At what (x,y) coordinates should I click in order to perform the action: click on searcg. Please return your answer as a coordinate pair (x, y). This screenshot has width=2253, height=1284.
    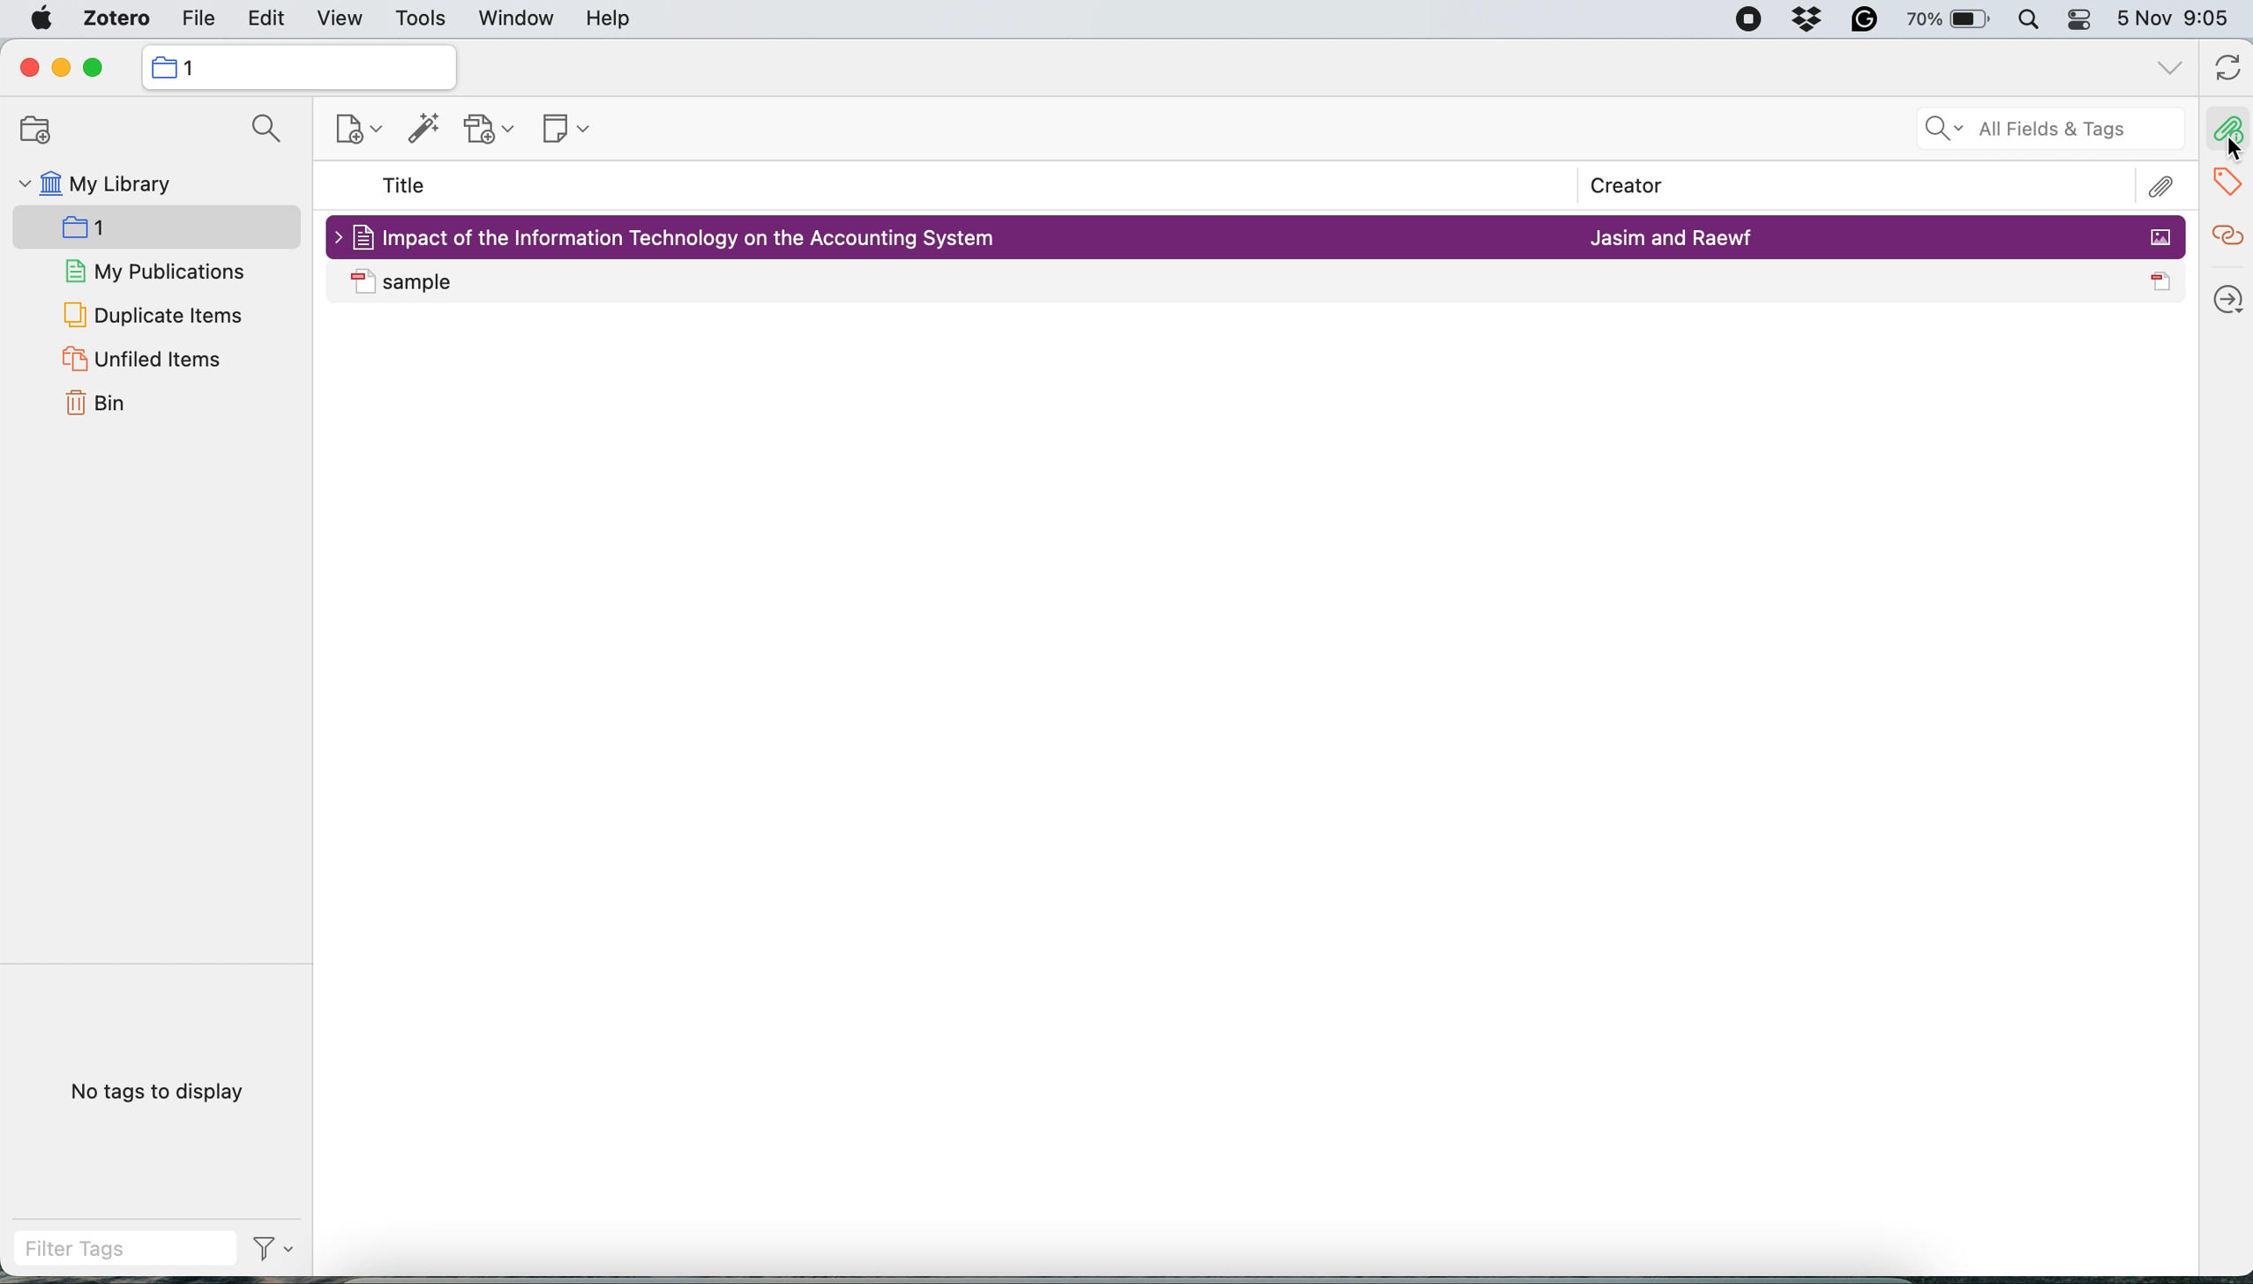
    Looking at the image, I should click on (259, 132).